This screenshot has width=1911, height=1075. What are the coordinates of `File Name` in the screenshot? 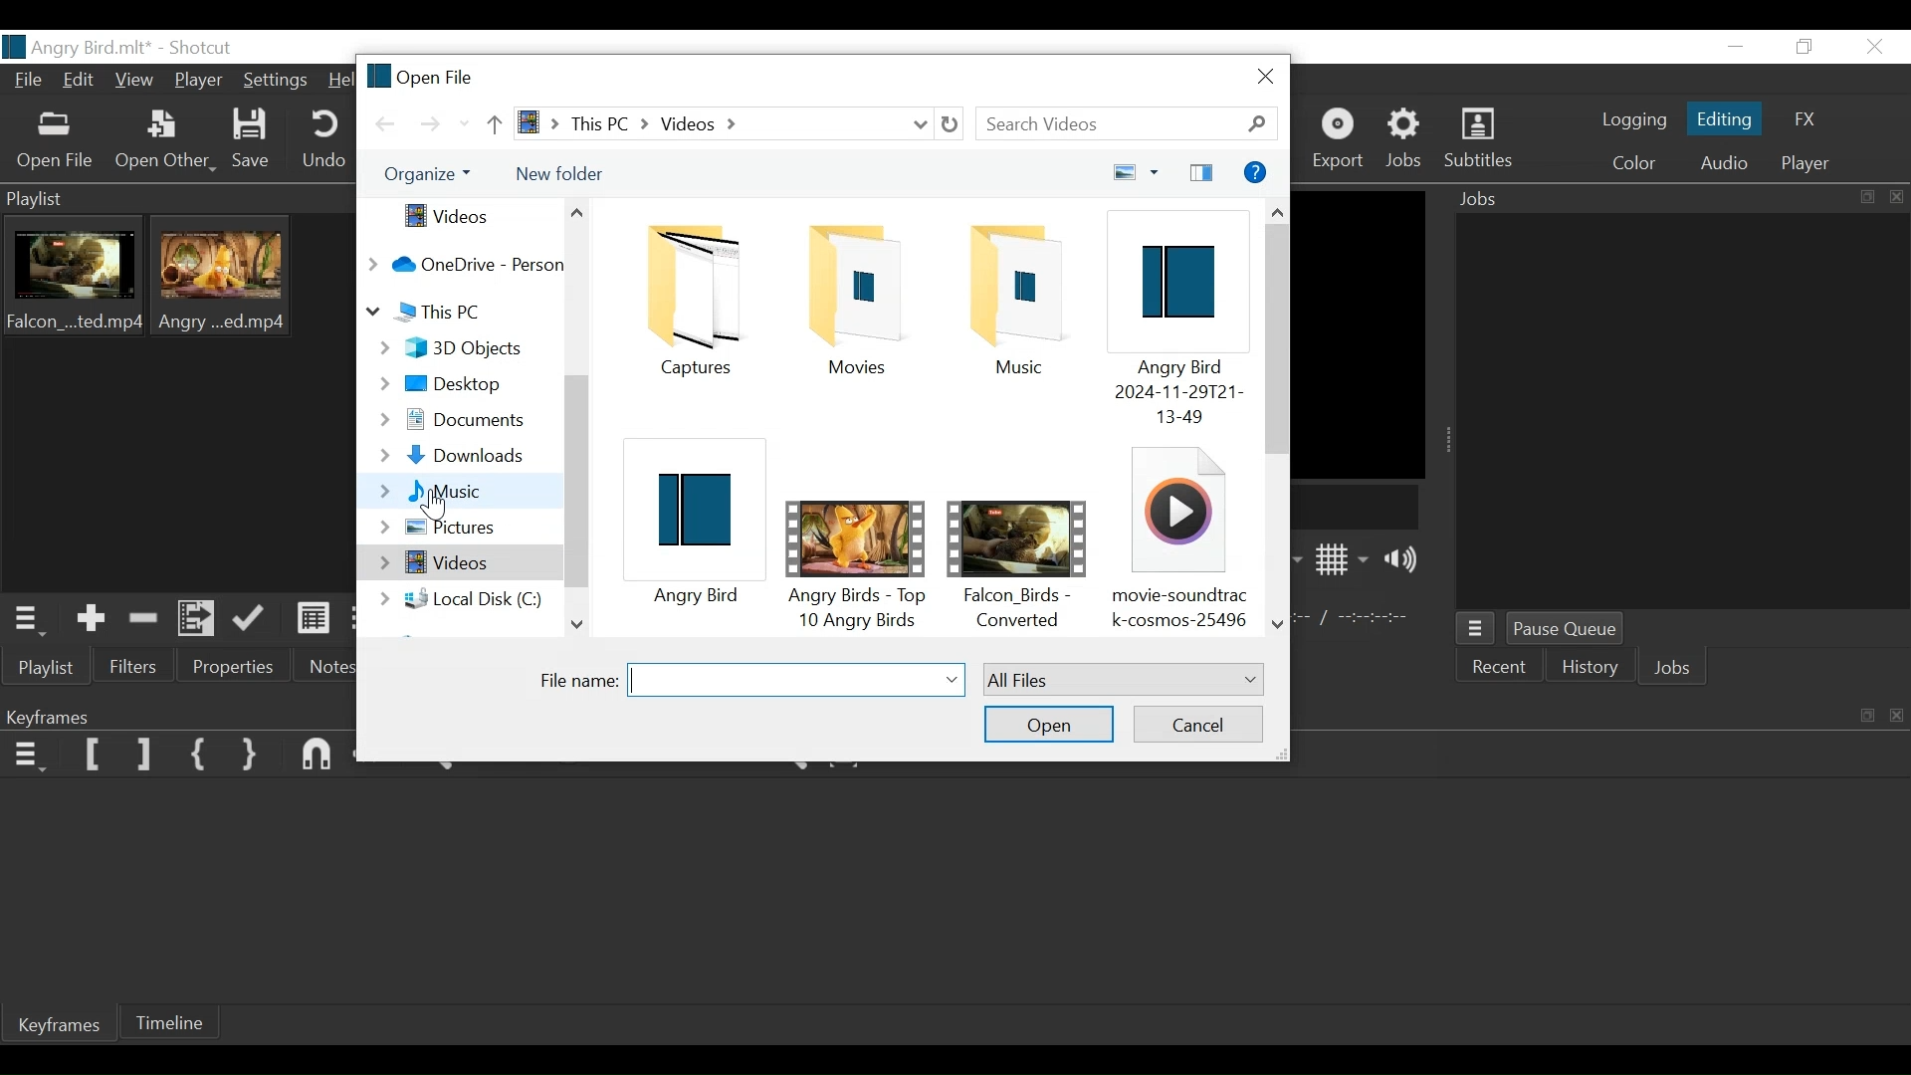 It's located at (78, 46).